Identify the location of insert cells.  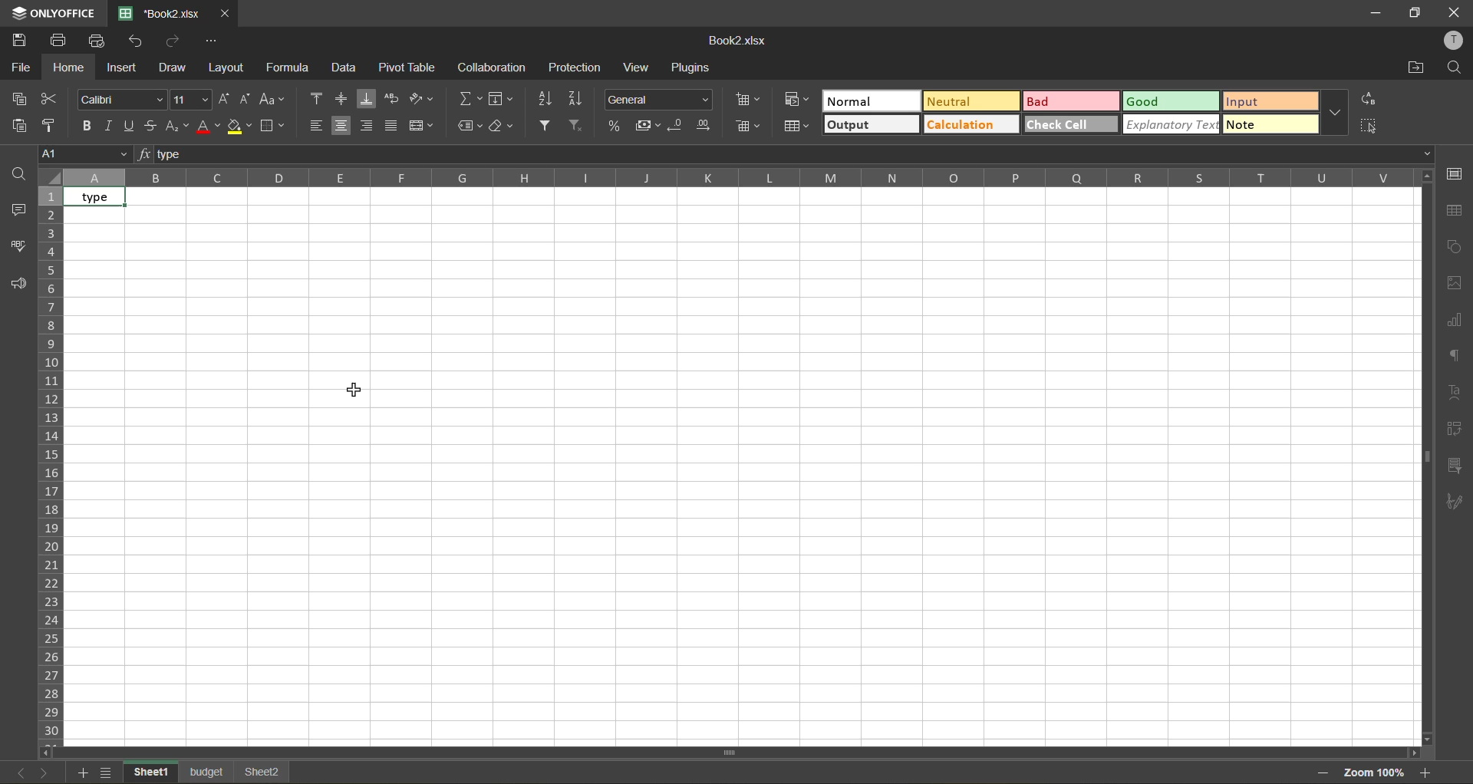
(752, 100).